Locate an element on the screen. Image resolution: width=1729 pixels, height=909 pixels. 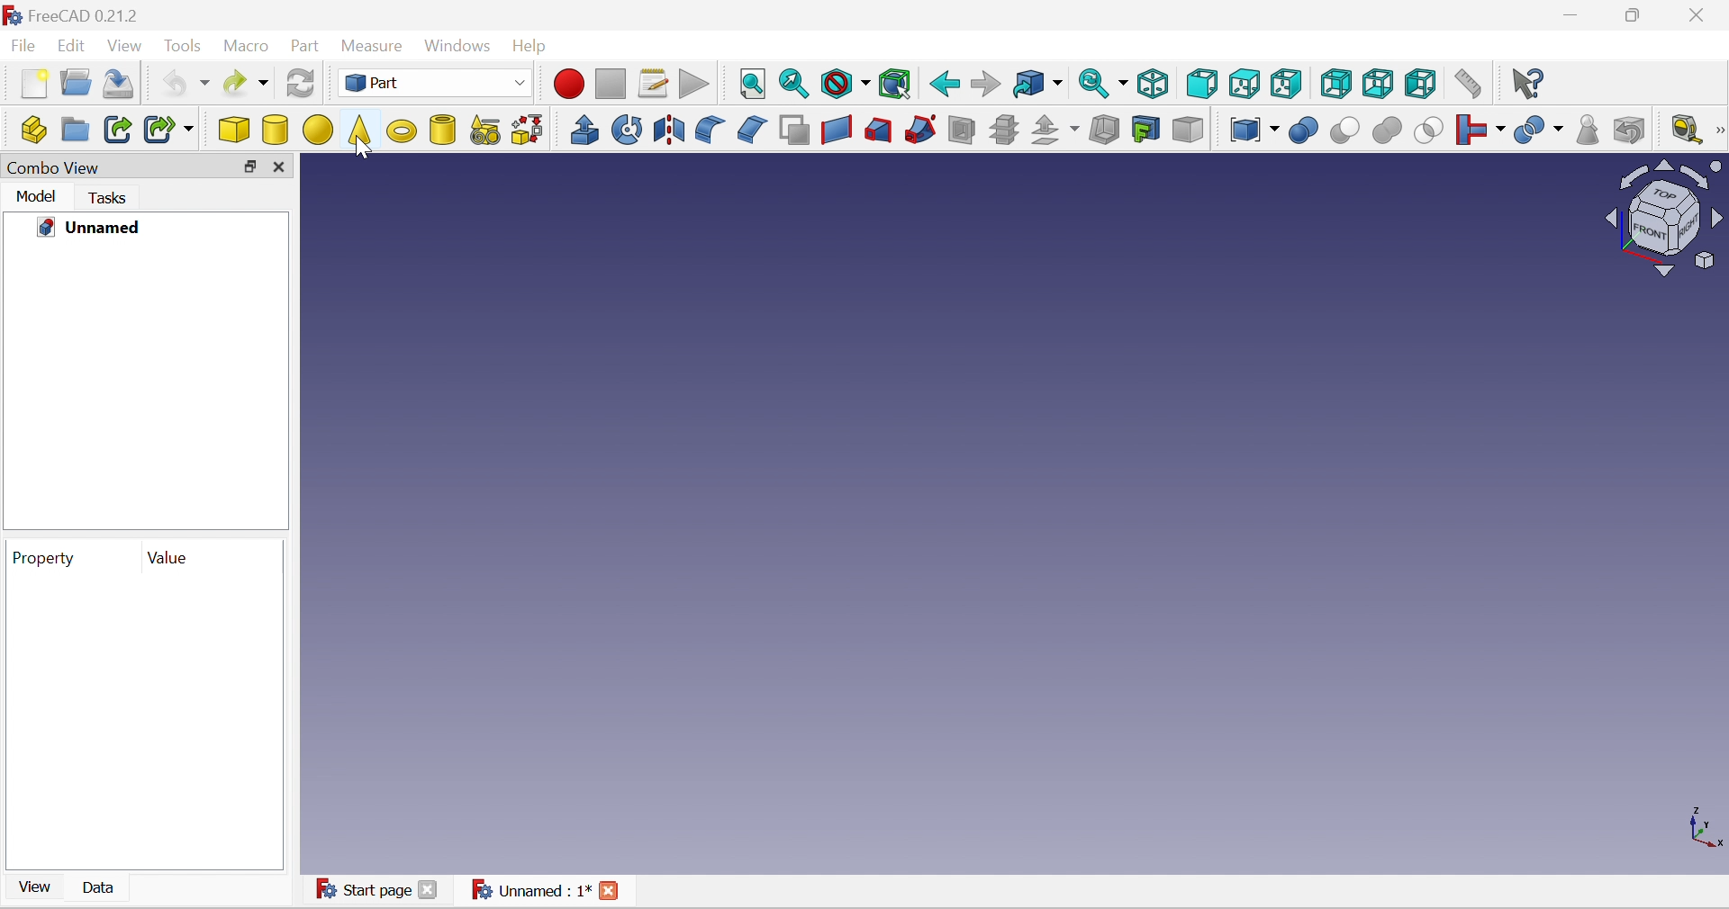
Part is located at coordinates (435, 81).